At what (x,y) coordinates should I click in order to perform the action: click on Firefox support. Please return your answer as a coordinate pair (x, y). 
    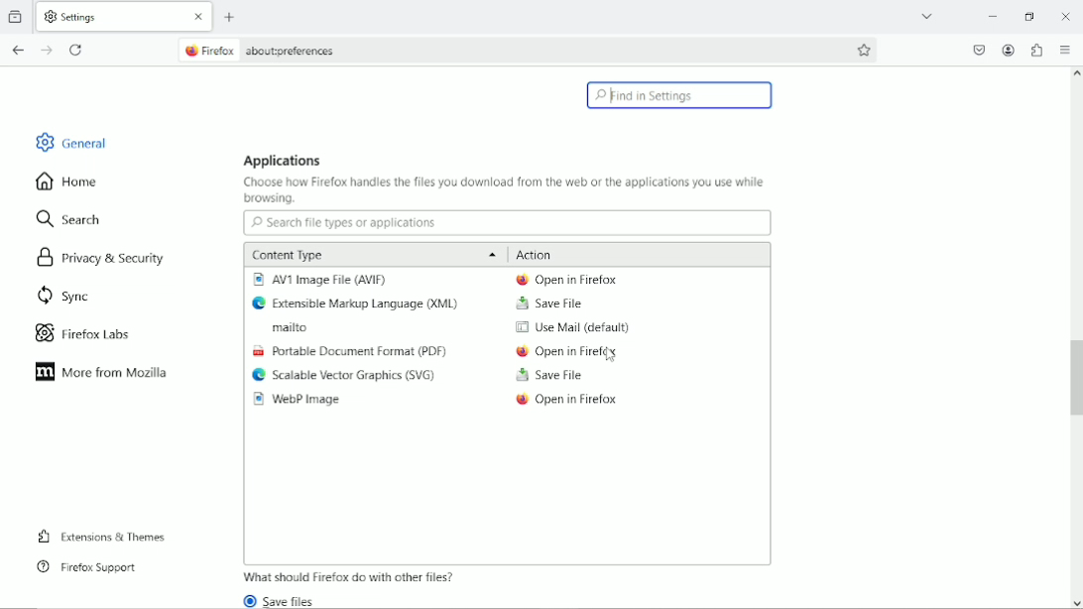
    Looking at the image, I should click on (86, 567).